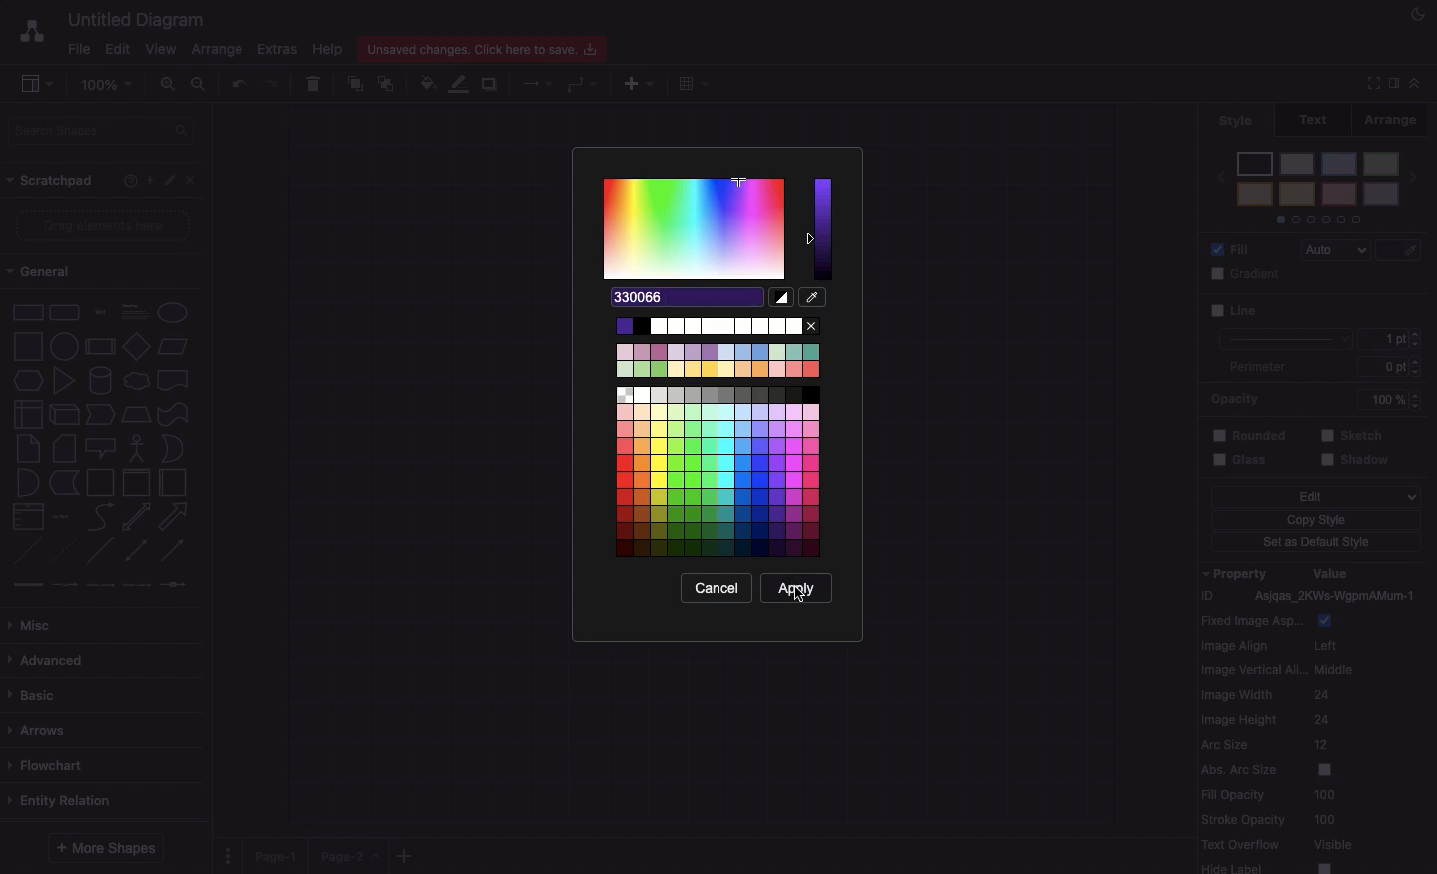 The image size is (1437, 874). What do you see at coordinates (194, 181) in the screenshot?
I see `Close` at bounding box center [194, 181].